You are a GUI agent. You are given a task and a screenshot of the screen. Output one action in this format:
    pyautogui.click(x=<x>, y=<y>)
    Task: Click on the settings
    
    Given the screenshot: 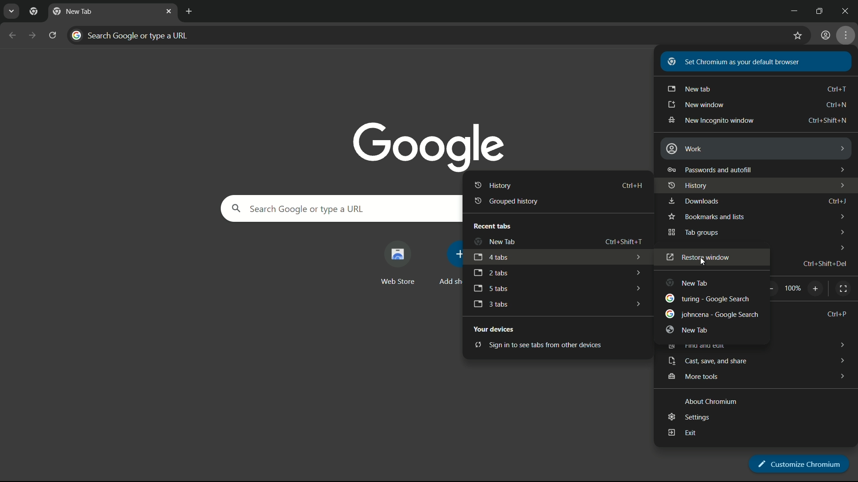 What is the action you would take?
    pyautogui.click(x=688, y=416)
    